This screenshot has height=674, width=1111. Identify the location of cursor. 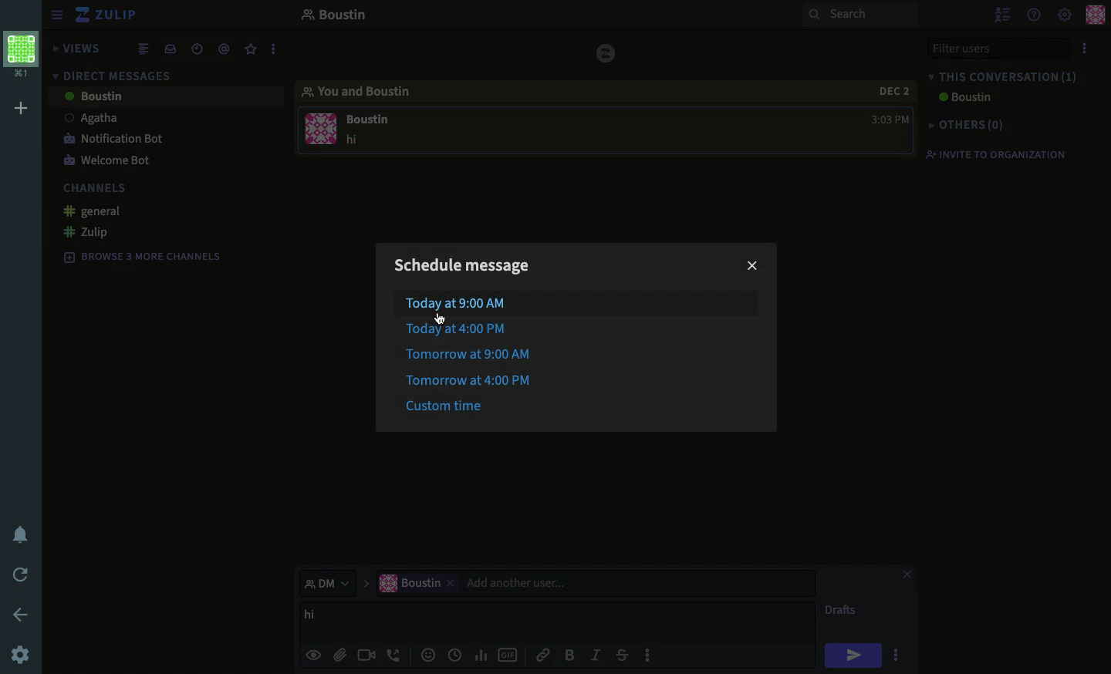
(853, 632).